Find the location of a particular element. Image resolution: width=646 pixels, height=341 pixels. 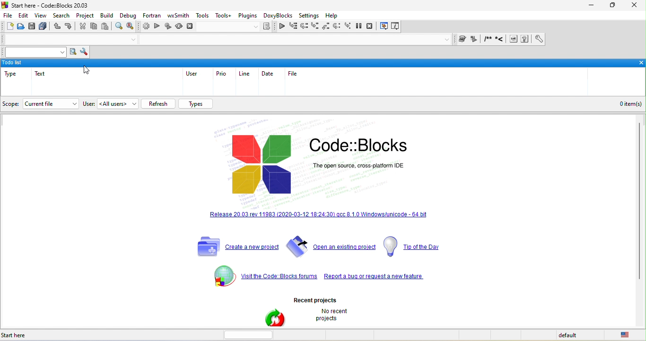

united state is located at coordinates (627, 335).